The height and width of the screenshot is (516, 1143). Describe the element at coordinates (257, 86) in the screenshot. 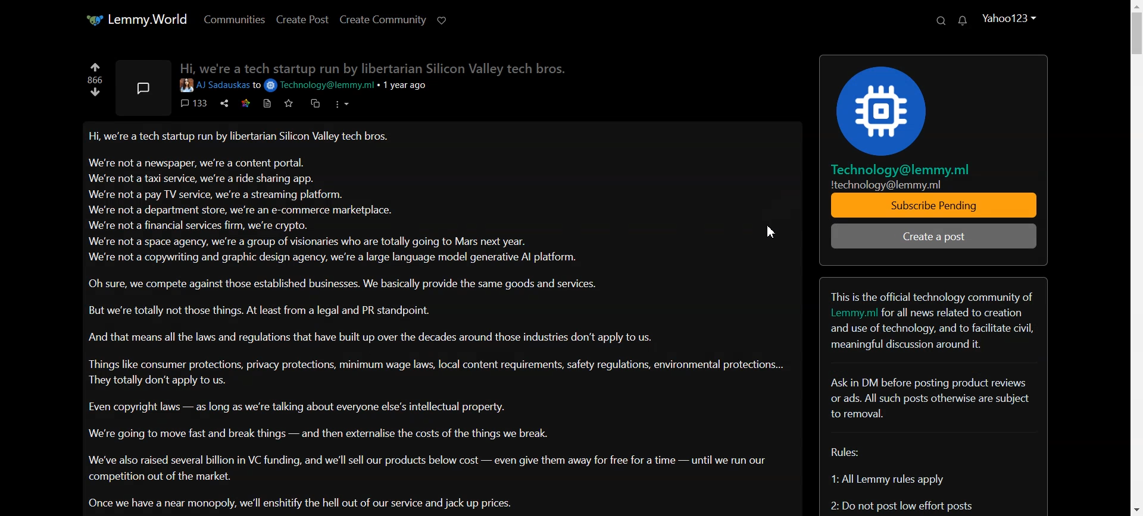

I see `to` at that location.